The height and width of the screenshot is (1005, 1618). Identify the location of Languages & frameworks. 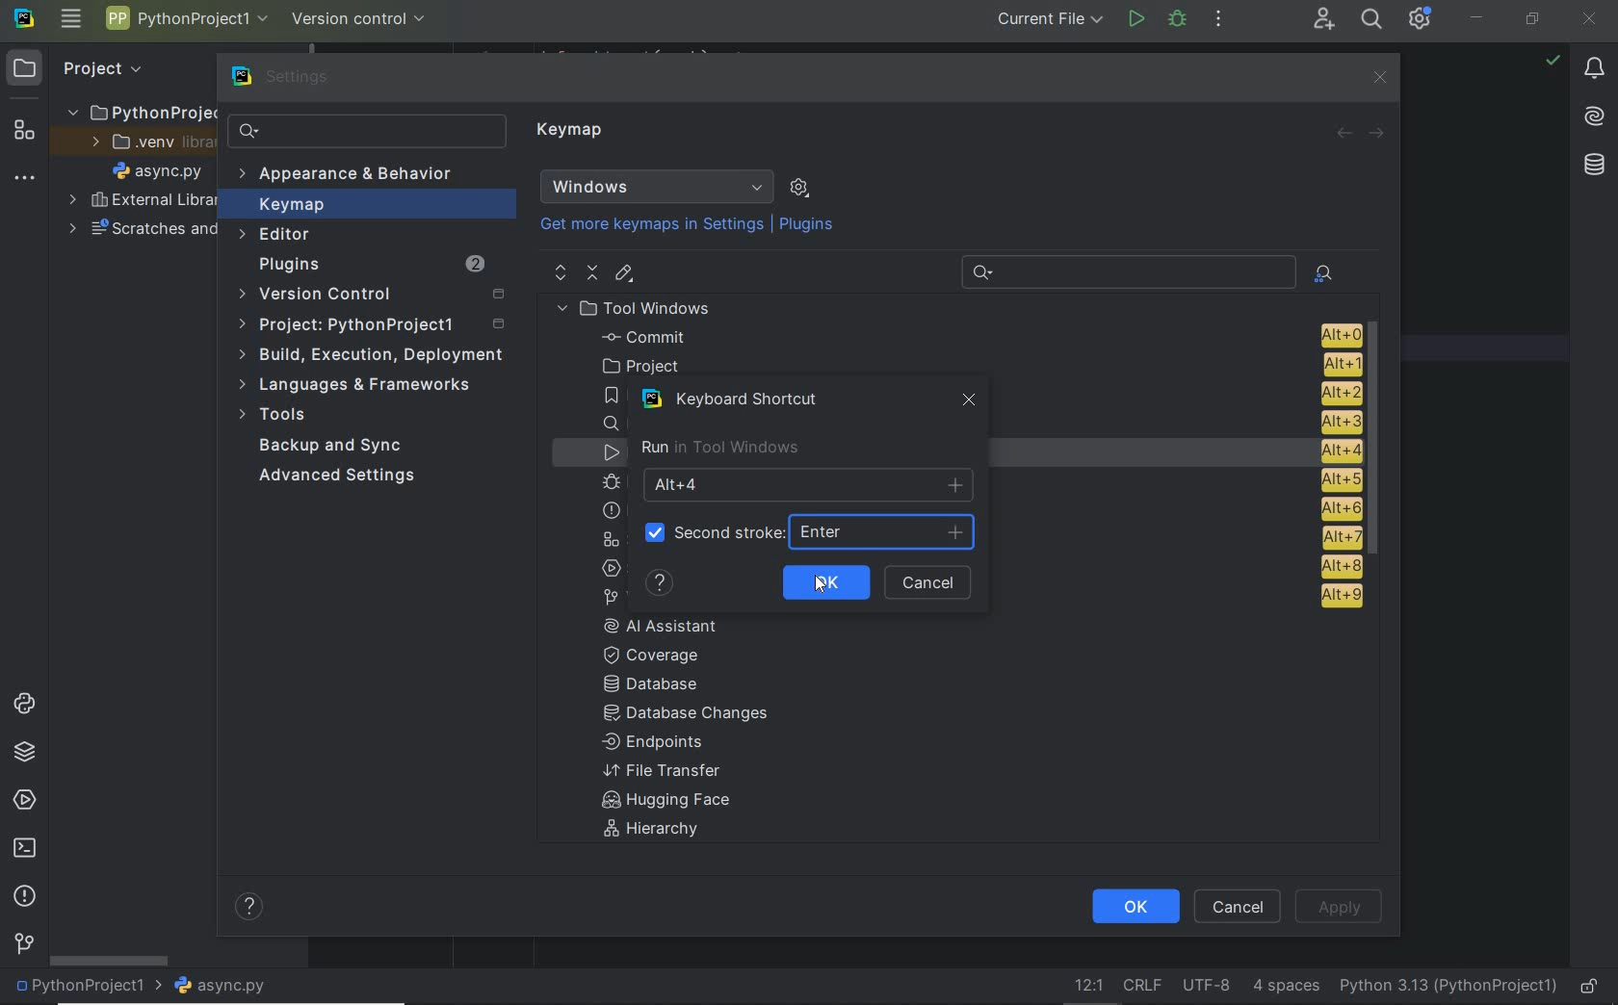
(359, 387).